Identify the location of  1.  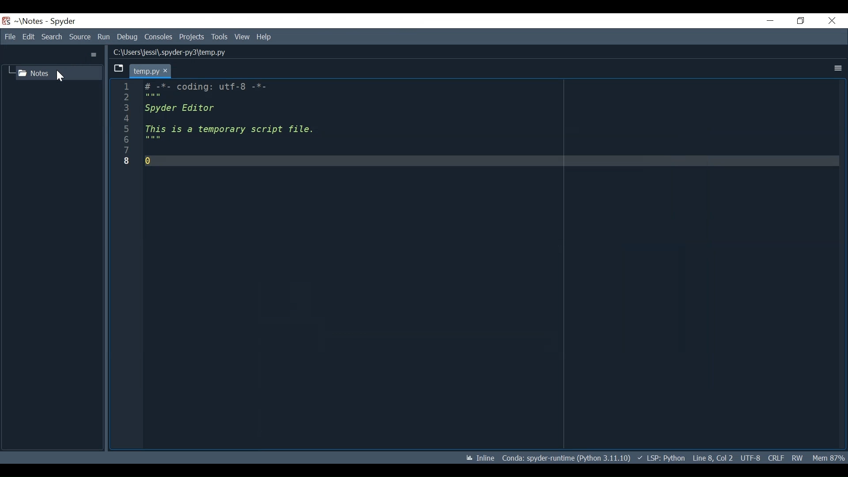
(125, 87).